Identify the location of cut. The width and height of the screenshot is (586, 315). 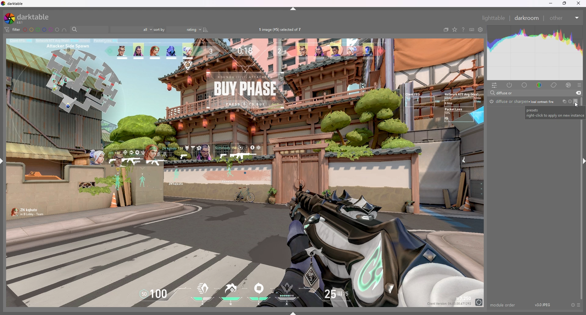
(578, 93).